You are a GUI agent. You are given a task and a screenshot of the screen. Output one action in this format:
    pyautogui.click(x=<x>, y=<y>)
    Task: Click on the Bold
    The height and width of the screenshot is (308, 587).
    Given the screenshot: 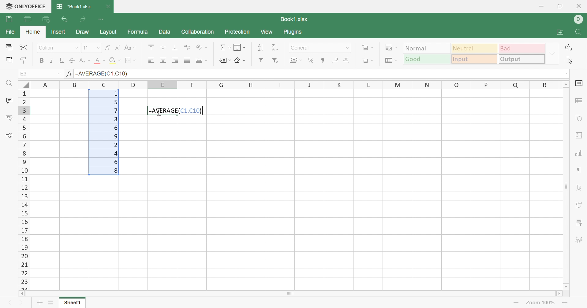 What is the action you would take?
    pyautogui.click(x=41, y=61)
    